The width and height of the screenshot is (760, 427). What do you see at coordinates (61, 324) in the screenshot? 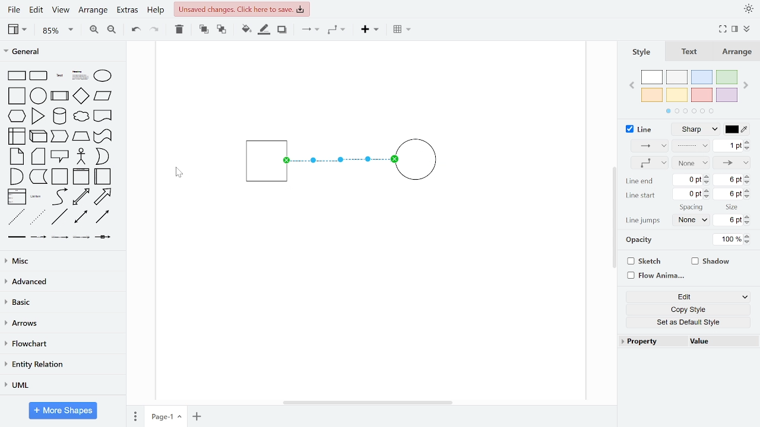
I see `arrows` at bounding box center [61, 324].